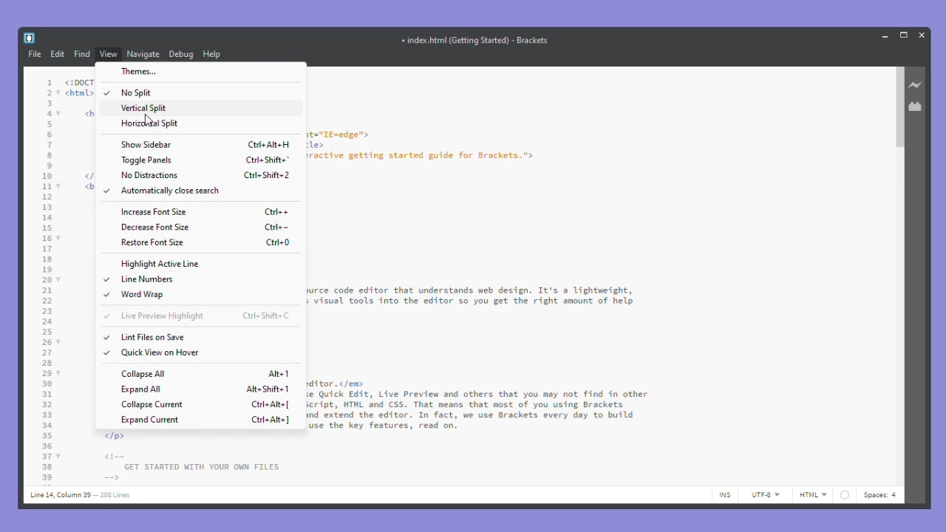 The width and height of the screenshot is (946, 532). I want to click on 20, so click(47, 280).